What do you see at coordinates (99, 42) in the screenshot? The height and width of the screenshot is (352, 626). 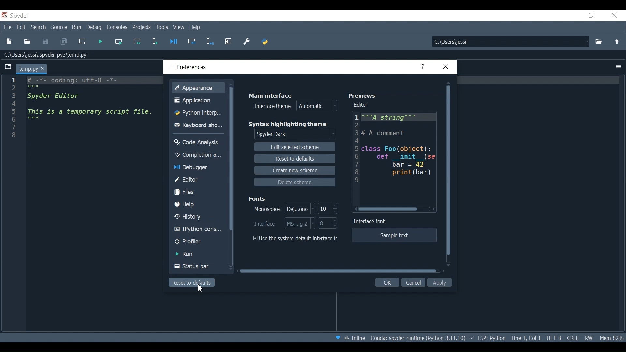 I see `Run file` at bounding box center [99, 42].